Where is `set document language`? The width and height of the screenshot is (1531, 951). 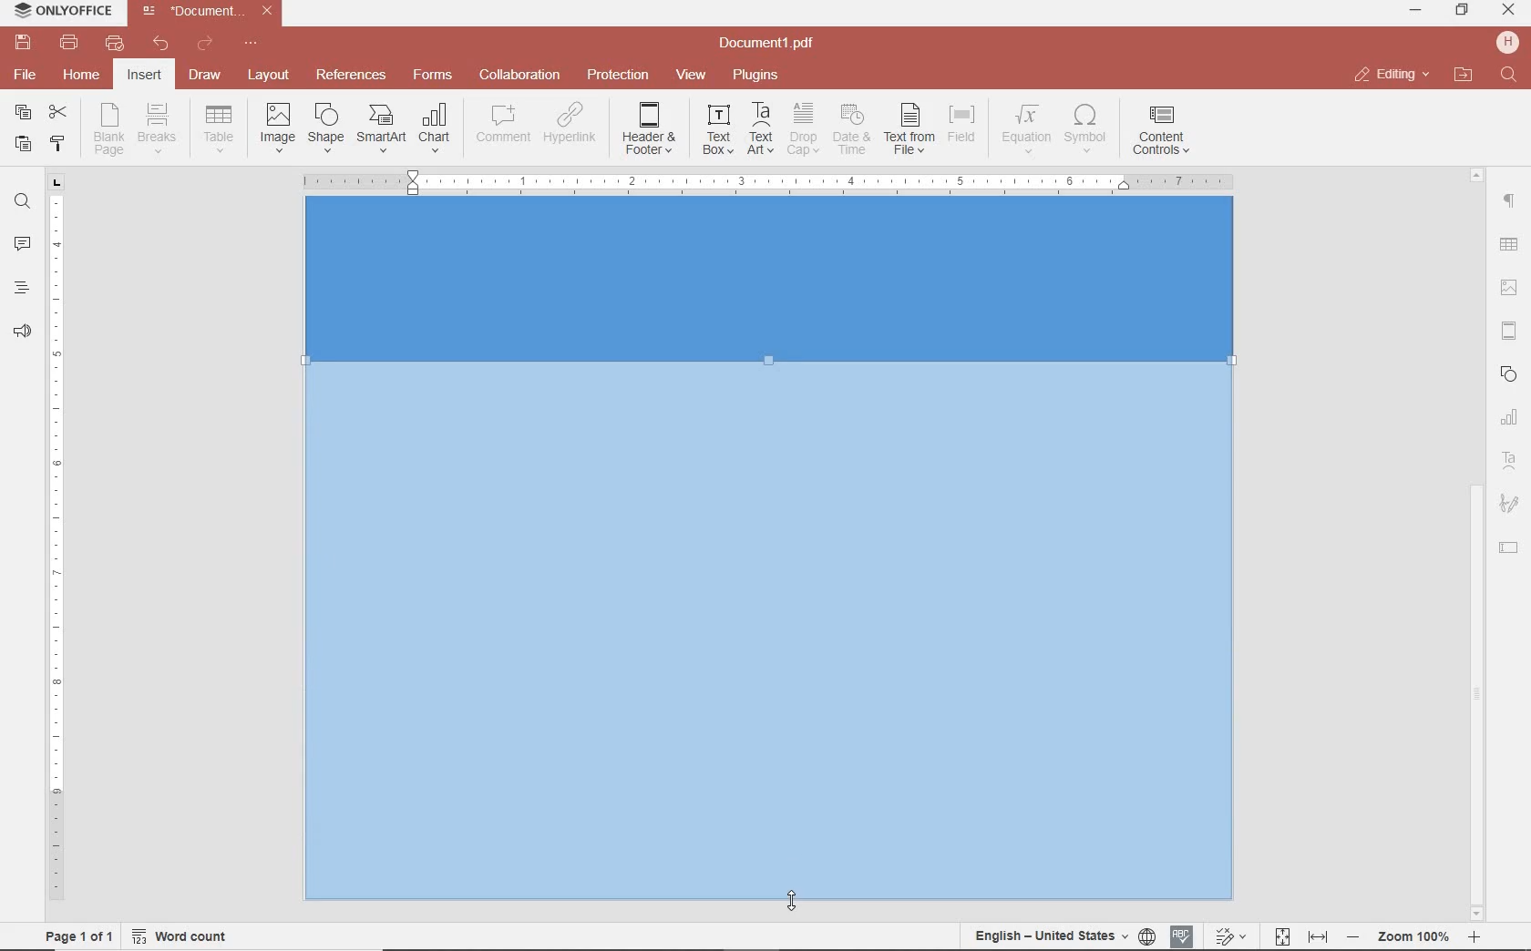 set document language is located at coordinates (1063, 936).